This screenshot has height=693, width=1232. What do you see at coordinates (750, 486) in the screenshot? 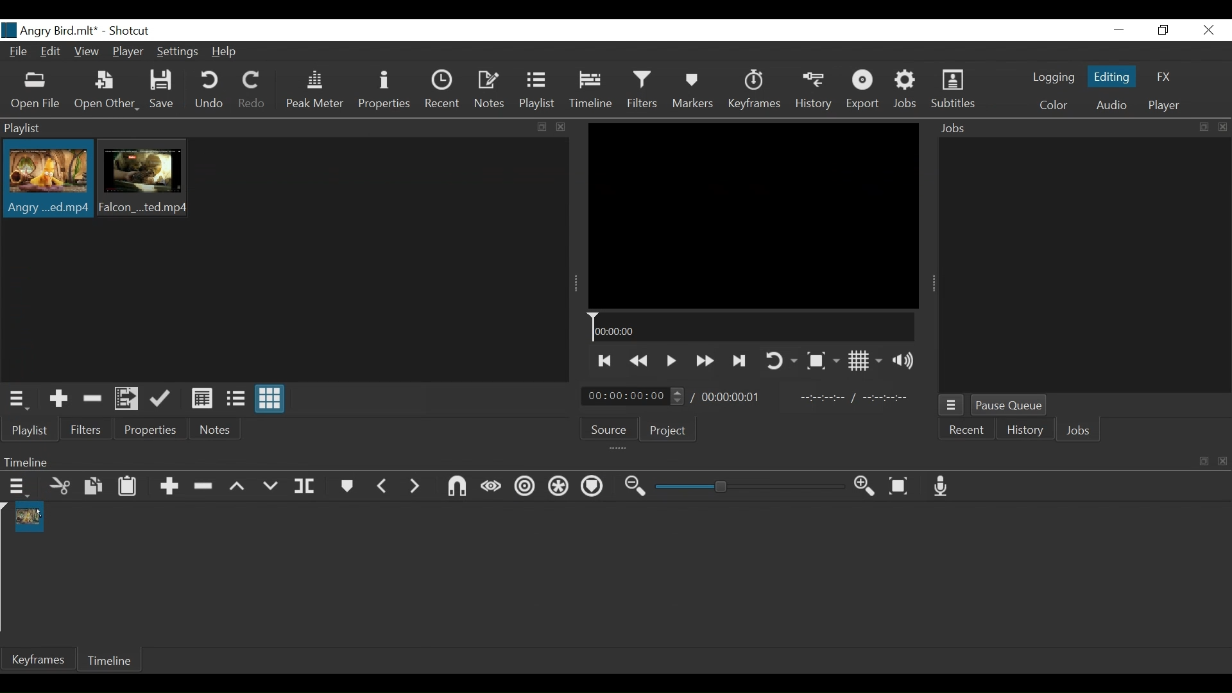
I see `Slider` at bounding box center [750, 486].